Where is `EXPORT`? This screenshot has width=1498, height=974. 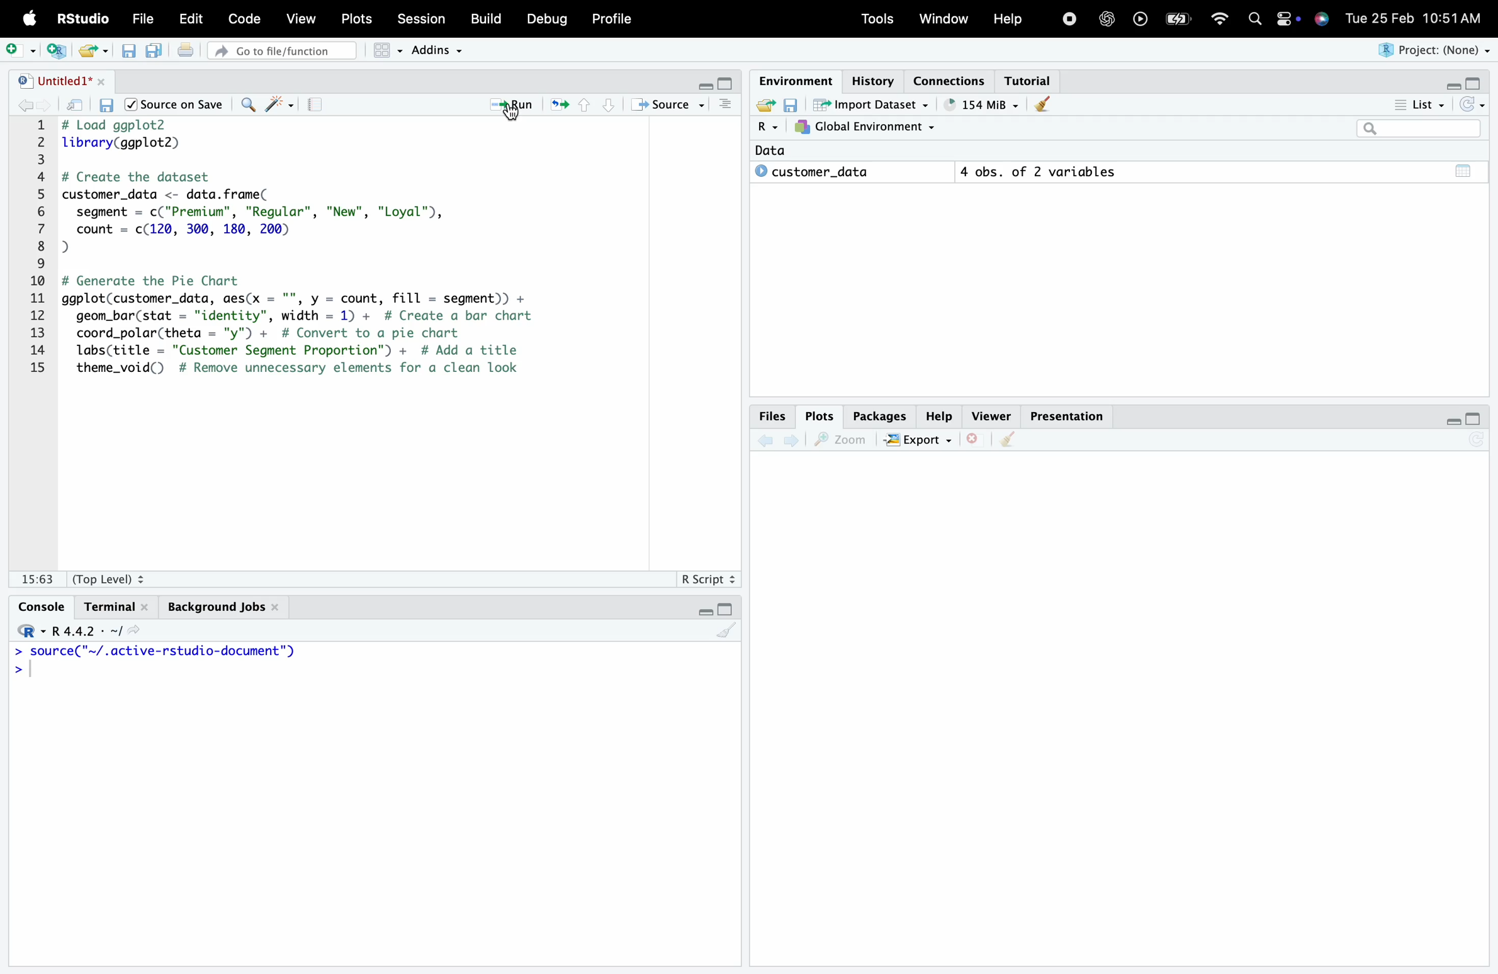 EXPORT is located at coordinates (919, 440).